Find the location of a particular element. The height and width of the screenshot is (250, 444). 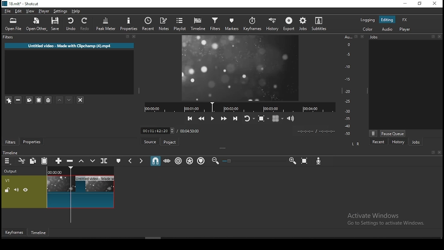

ripple is located at coordinates (178, 161).